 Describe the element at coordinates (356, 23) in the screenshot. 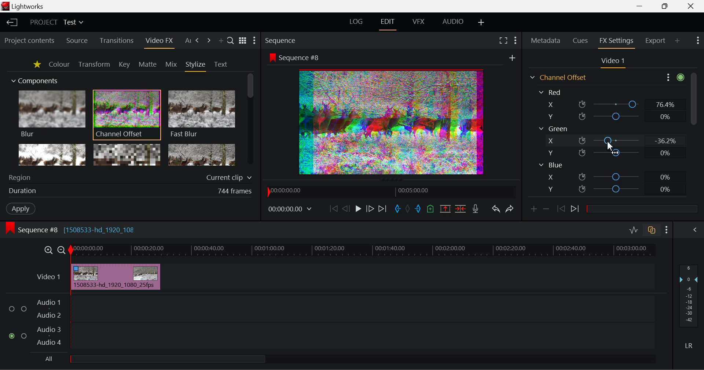

I see `LOG Layout` at that location.